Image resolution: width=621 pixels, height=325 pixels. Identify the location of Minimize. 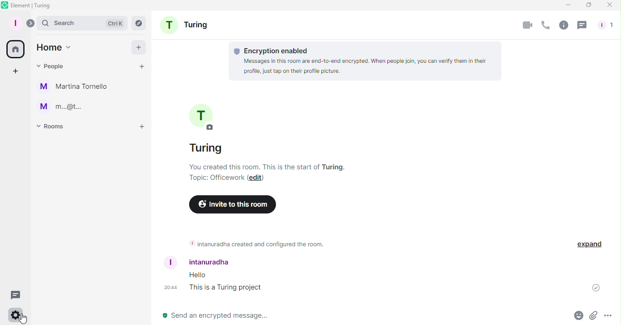
(566, 6).